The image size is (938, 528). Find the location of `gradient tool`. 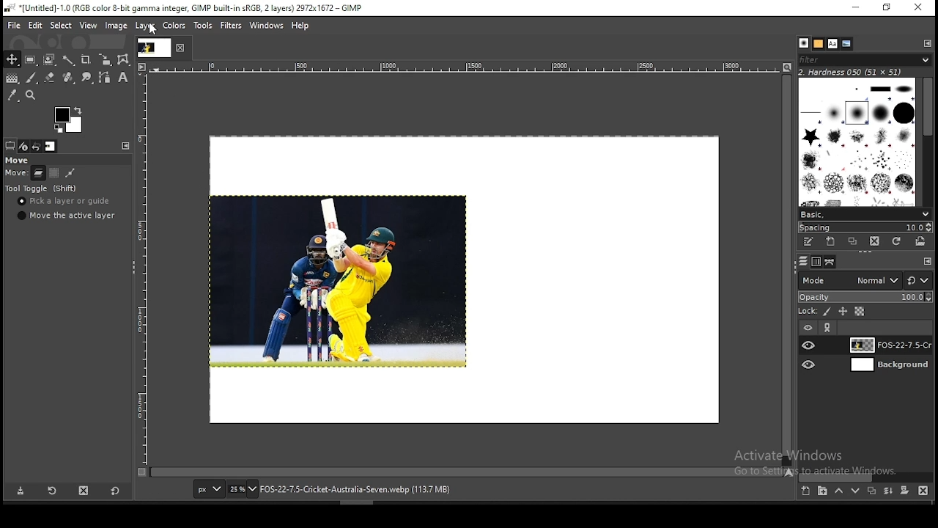

gradient tool is located at coordinates (12, 79).